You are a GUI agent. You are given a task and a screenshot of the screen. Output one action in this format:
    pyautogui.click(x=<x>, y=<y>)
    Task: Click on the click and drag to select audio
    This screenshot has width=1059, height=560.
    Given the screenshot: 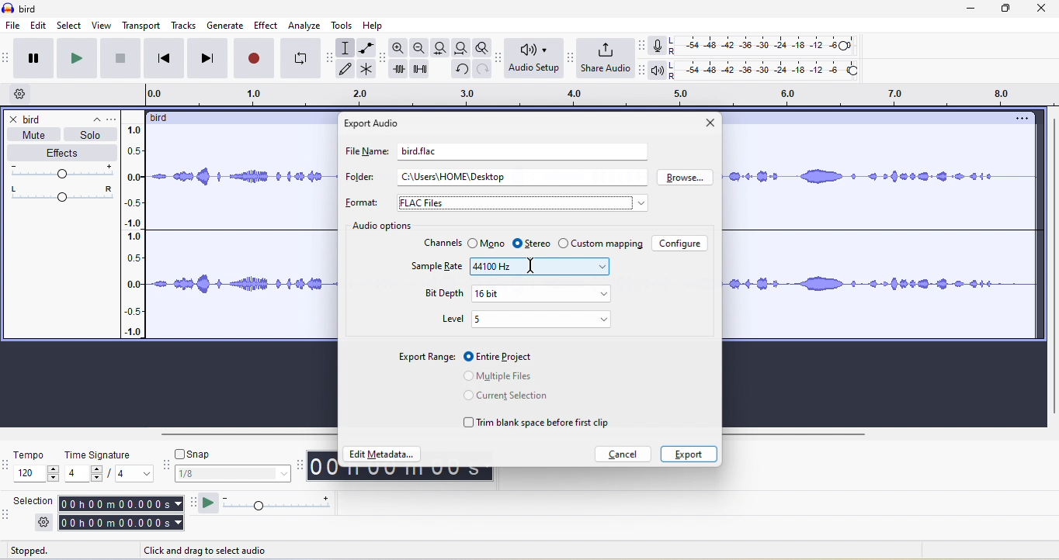 What is the action you would take?
    pyautogui.click(x=219, y=548)
    